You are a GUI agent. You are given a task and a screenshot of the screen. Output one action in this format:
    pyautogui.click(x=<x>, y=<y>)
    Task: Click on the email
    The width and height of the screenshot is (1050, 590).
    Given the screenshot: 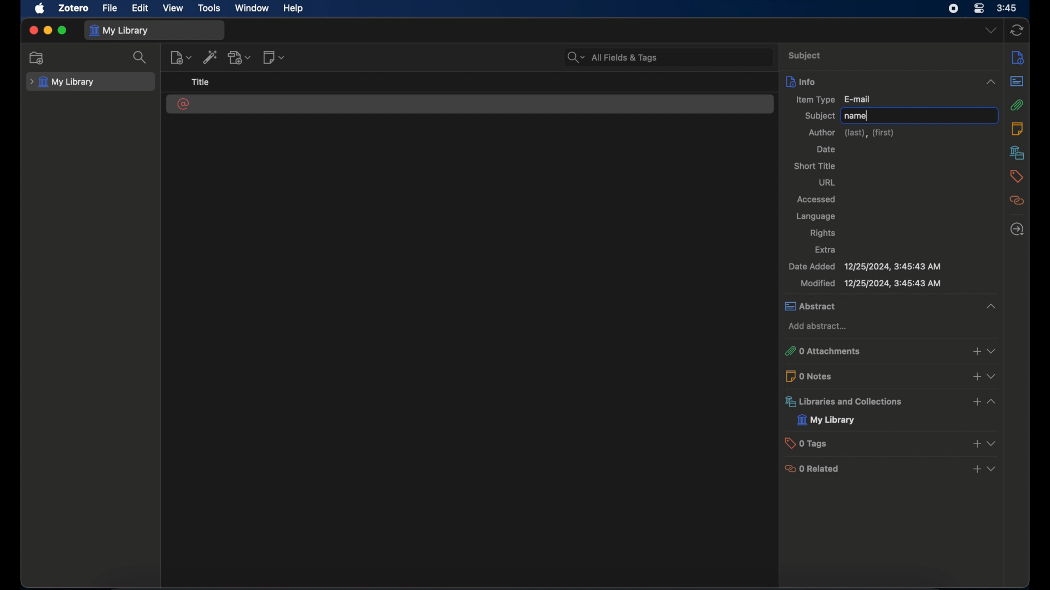 What is the action you would take?
    pyautogui.click(x=184, y=104)
    